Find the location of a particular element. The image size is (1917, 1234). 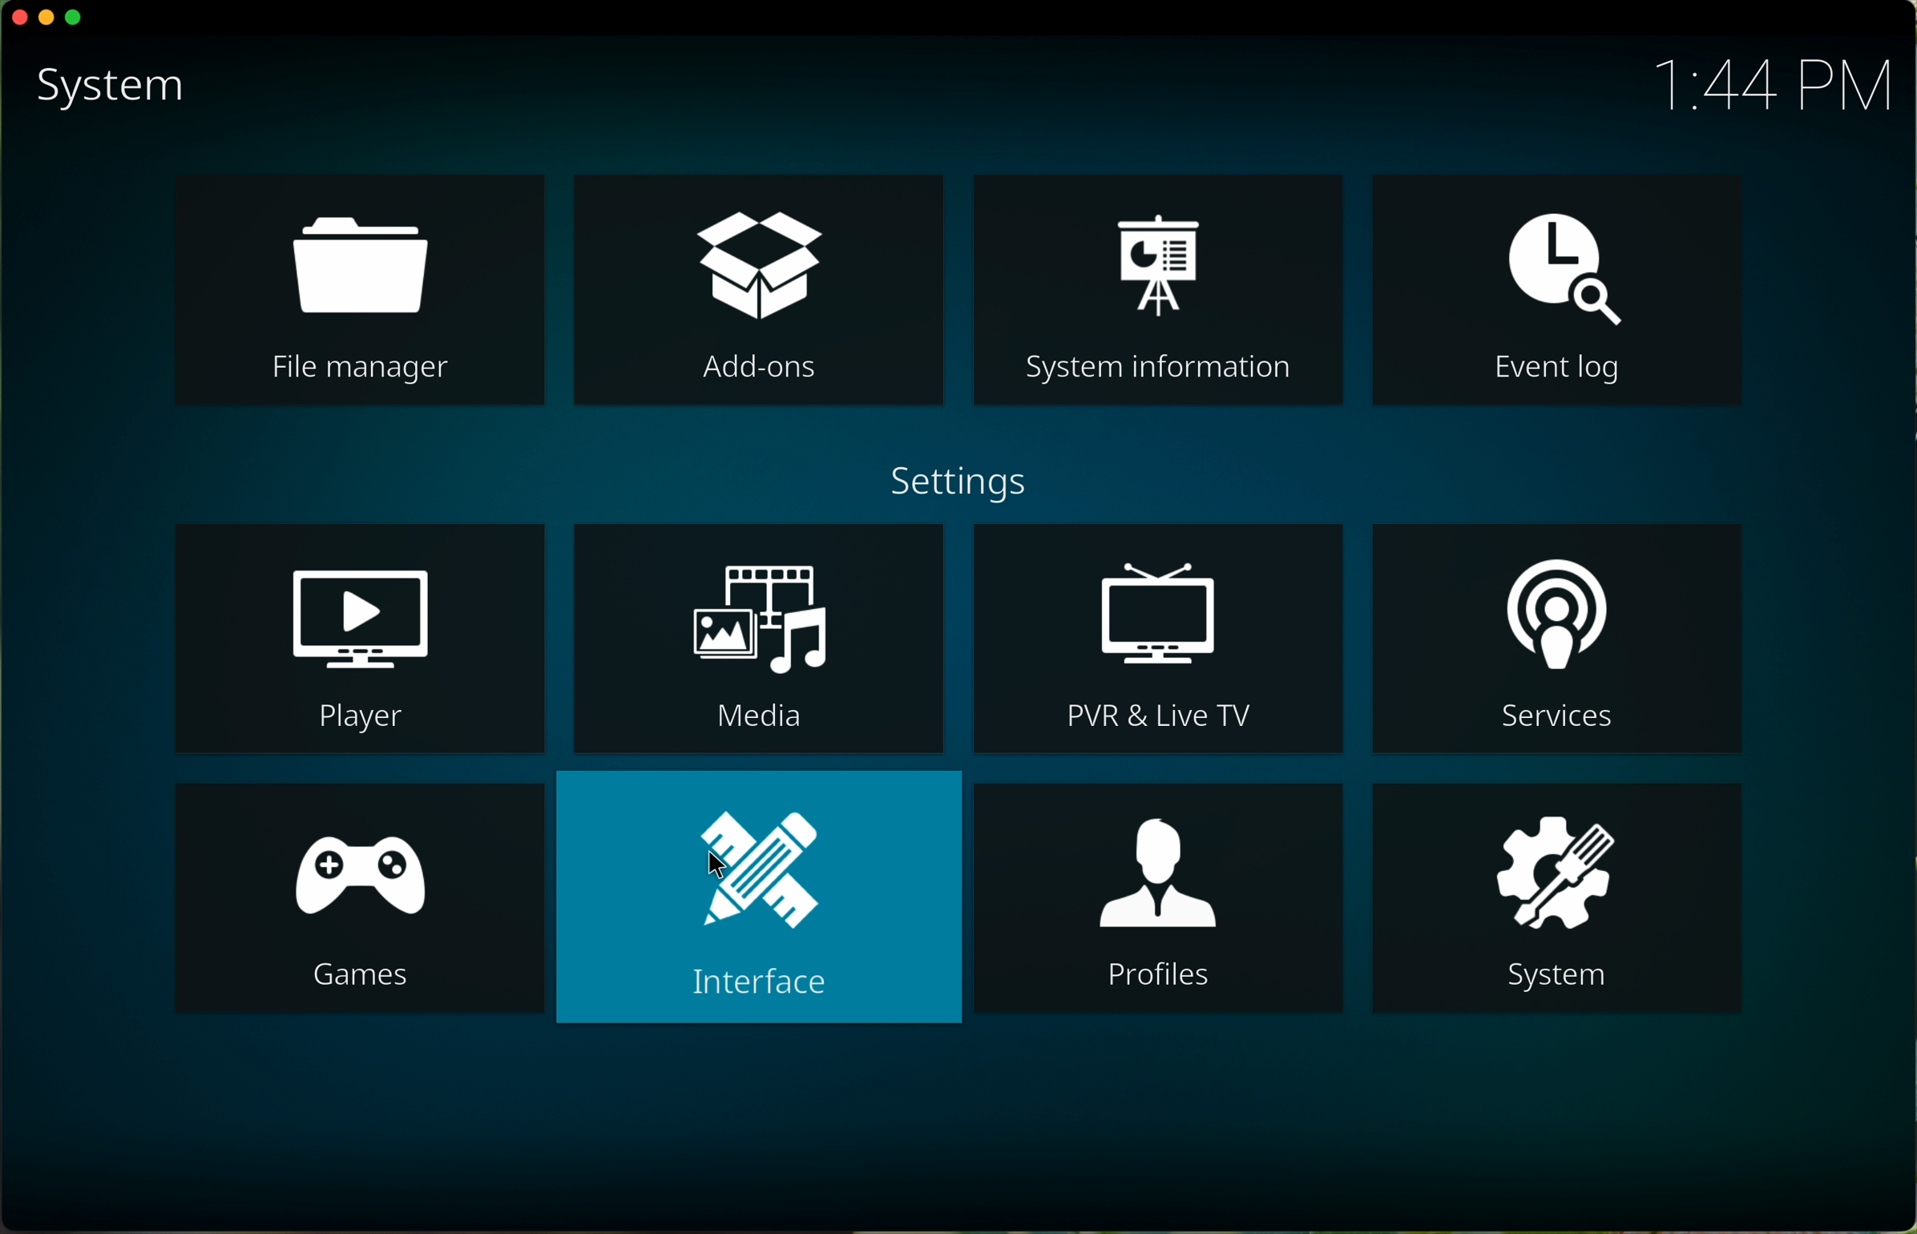

services is located at coordinates (1556, 637).